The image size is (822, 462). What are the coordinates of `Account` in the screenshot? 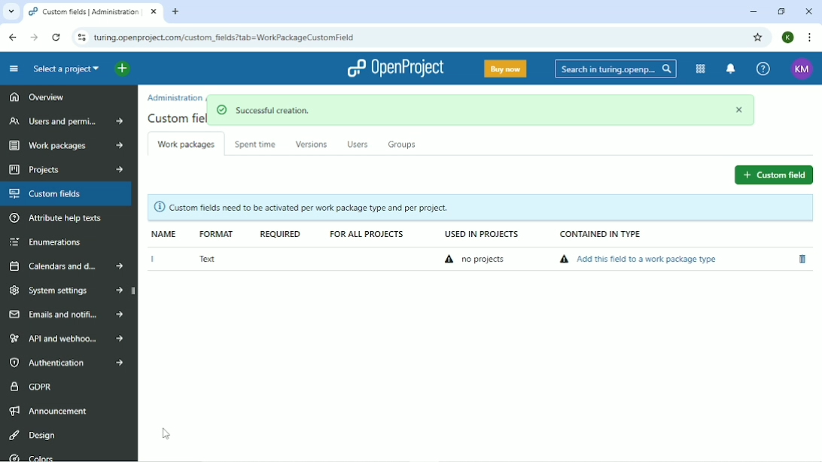 It's located at (800, 68).